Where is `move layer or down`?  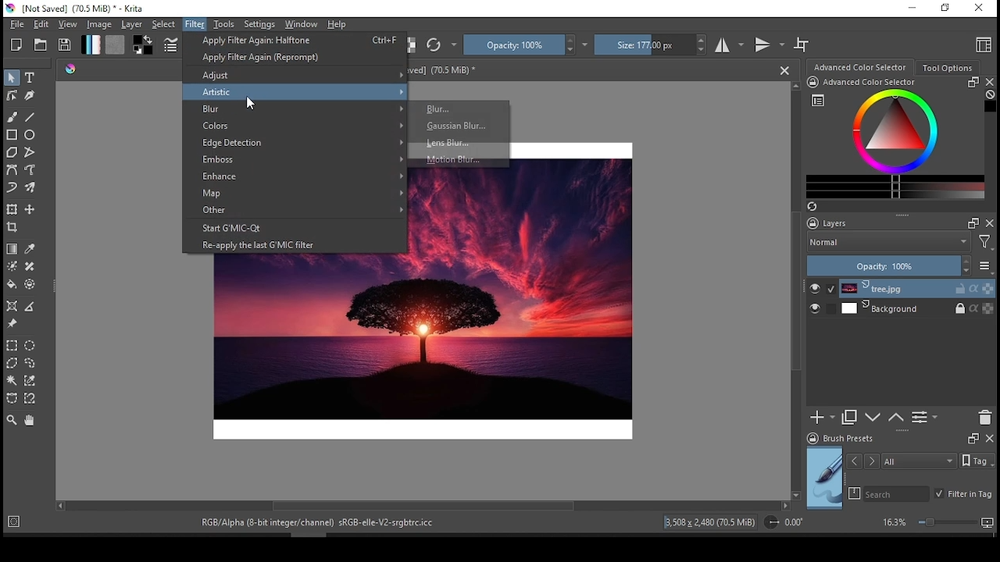 move layer or down is located at coordinates (873, 419).